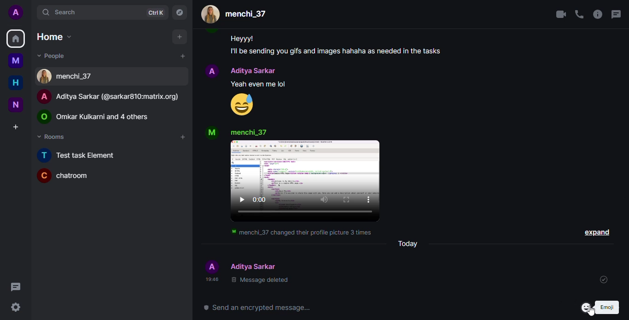 The image size is (629, 320). What do you see at coordinates (210, 280) in the screenshot?
I see `time` at bounding box center [210, 280].